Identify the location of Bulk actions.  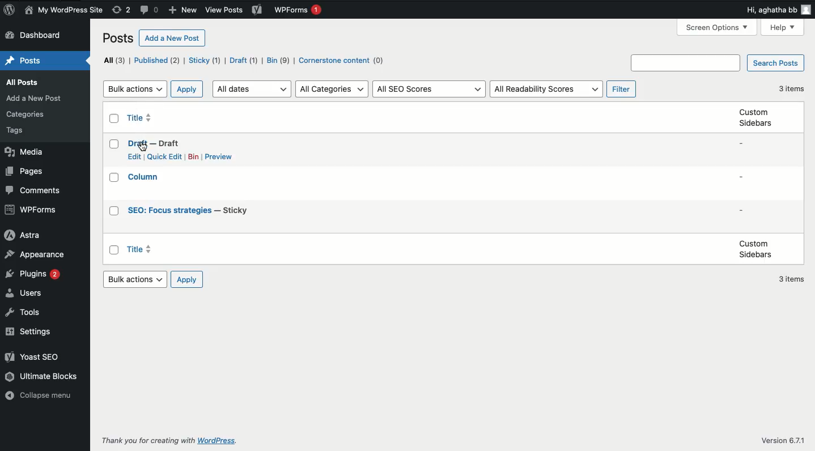
(137, 279).